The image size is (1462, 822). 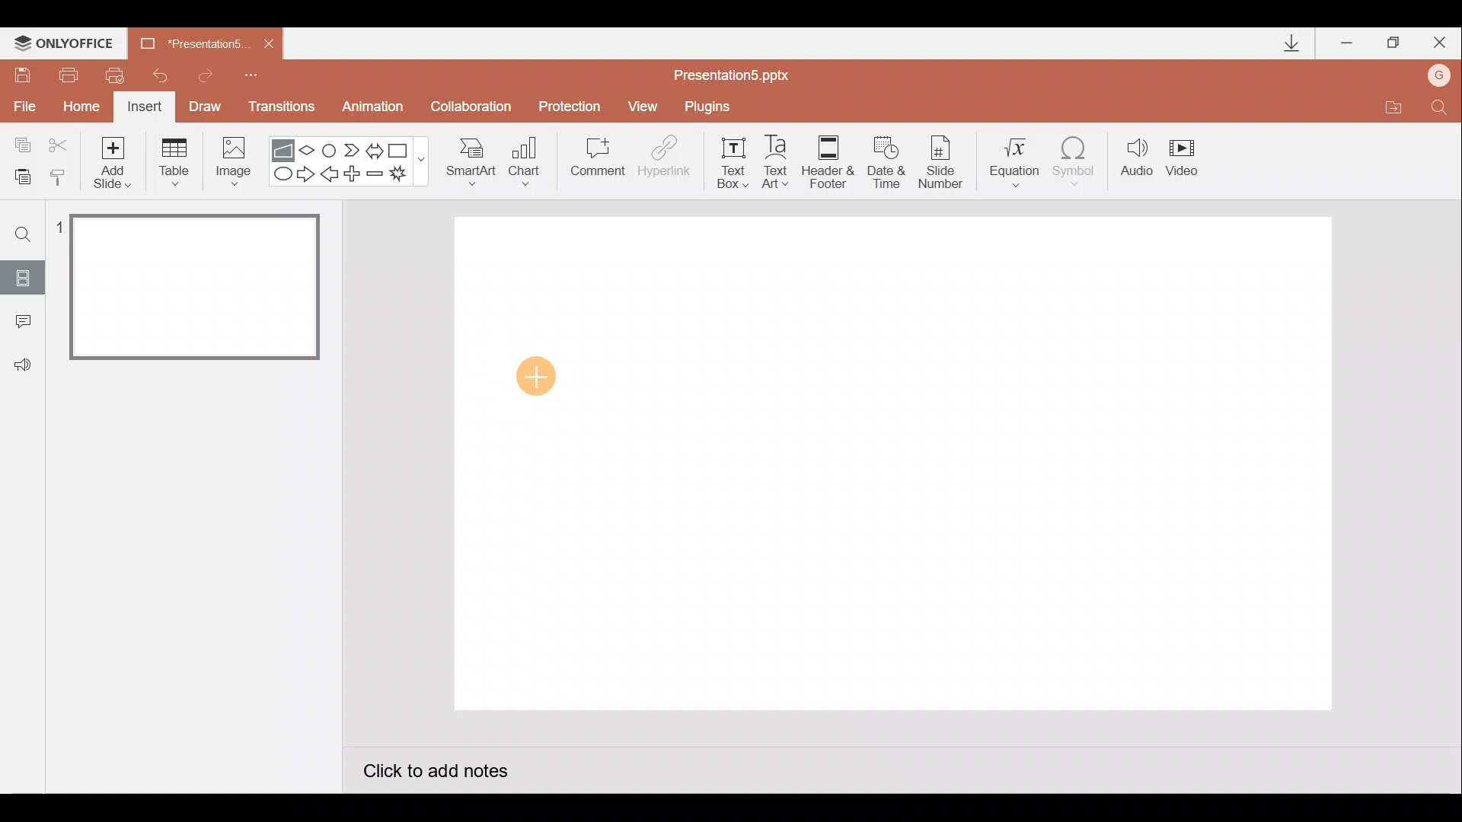 I want to click on Header & footer, so click(x=827, y=161).